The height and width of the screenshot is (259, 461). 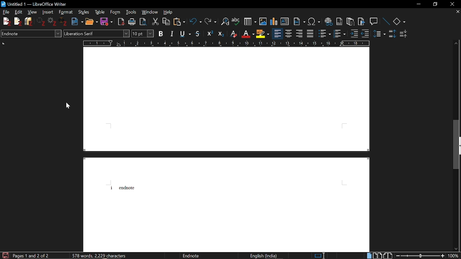 I want to click on Insert, so click(x=47, y=12).